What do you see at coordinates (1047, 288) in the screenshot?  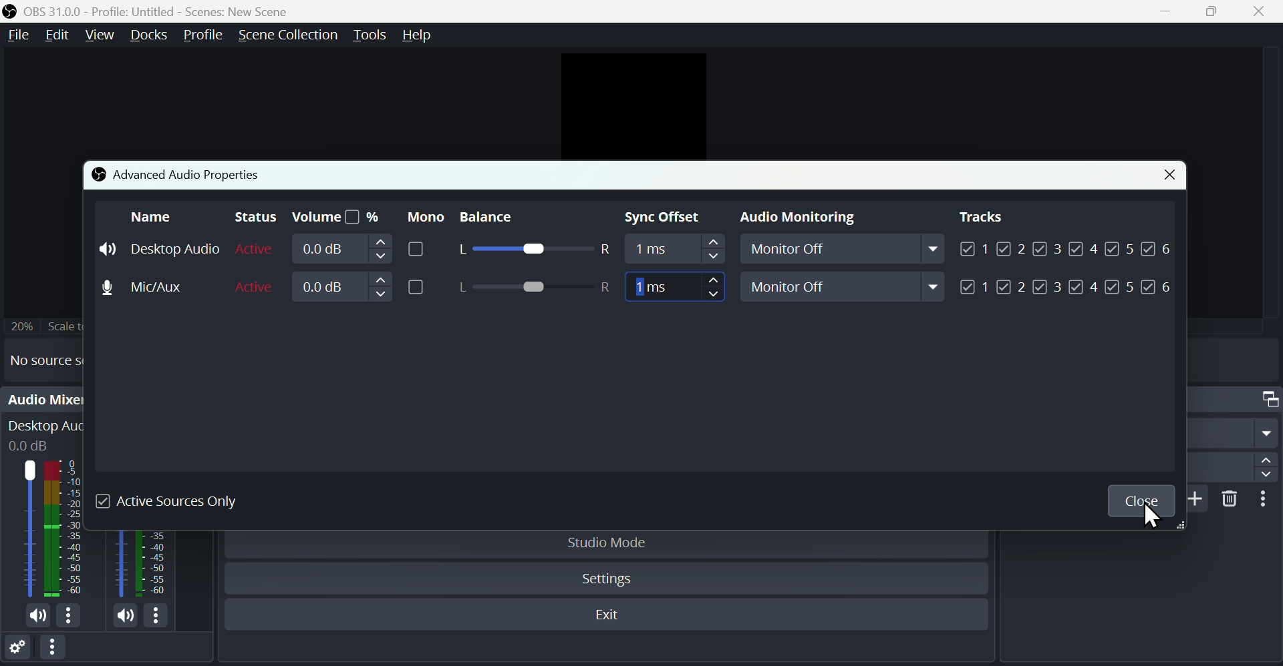 I see `(un)check Track 3` at bounding box center [1047, 288].